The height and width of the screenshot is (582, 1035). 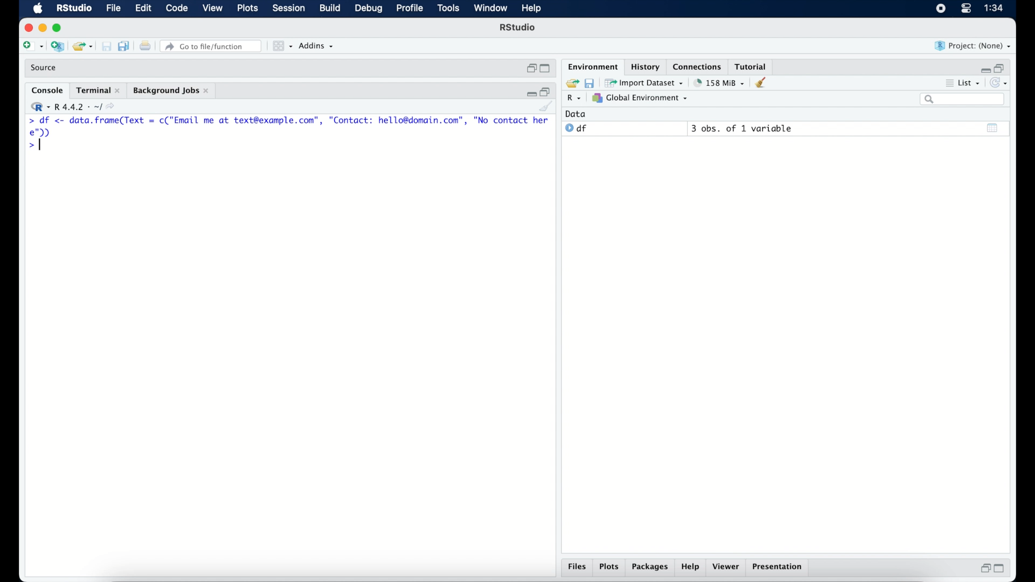 What do you see at coordinates (106, 46) in the screenshot?
I see `print` at bounding box center [106, 46].